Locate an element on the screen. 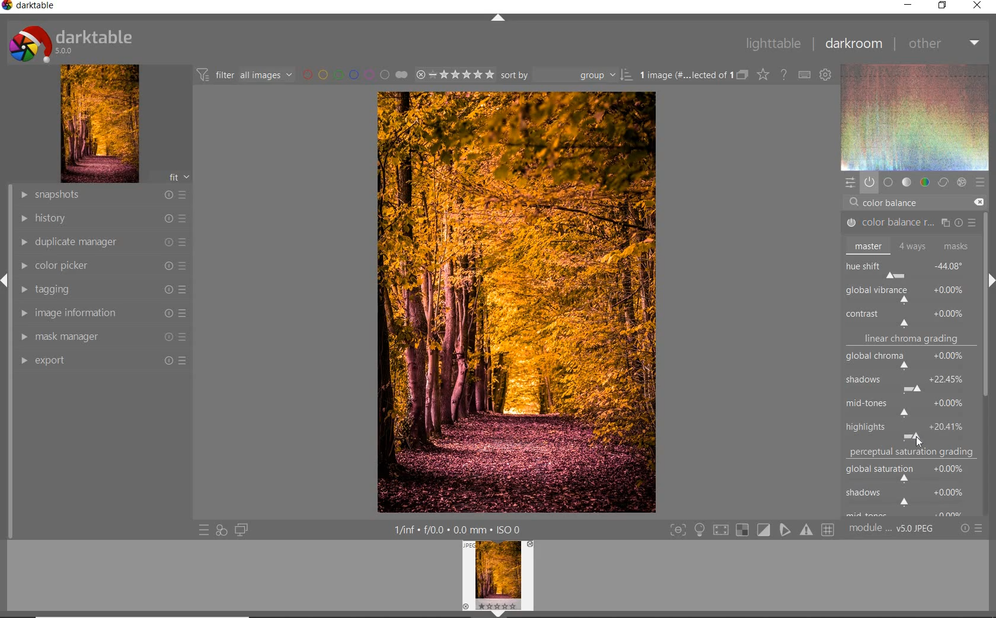  duplicate manager is located at coordinates (104, 242).